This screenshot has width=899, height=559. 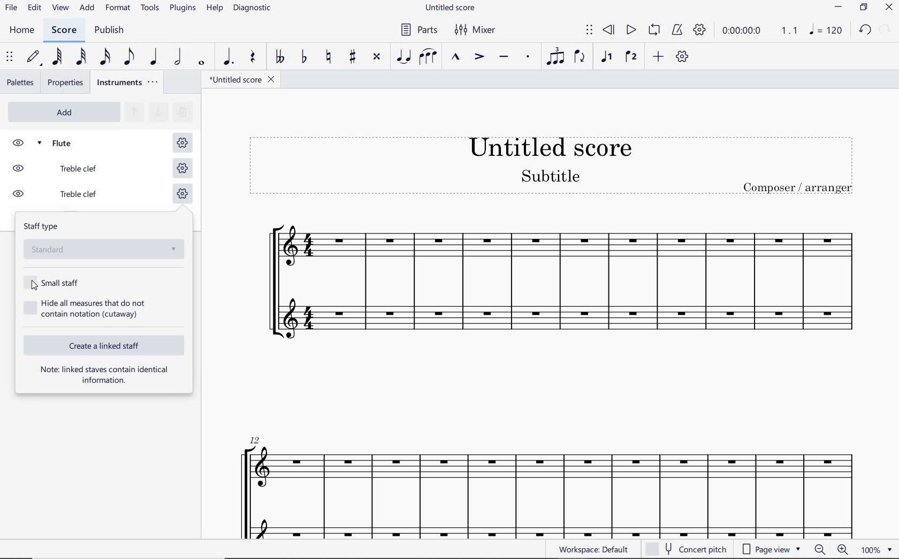 I want to click on 16TH NOTE, so click(x=105, y=57).